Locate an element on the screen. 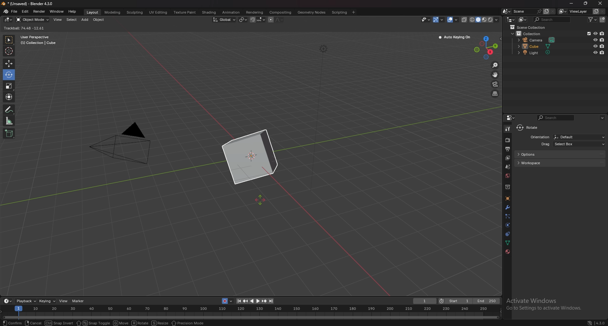 The width and height of the screenshot is (608, 326). View is located at coordinates (63, 301).